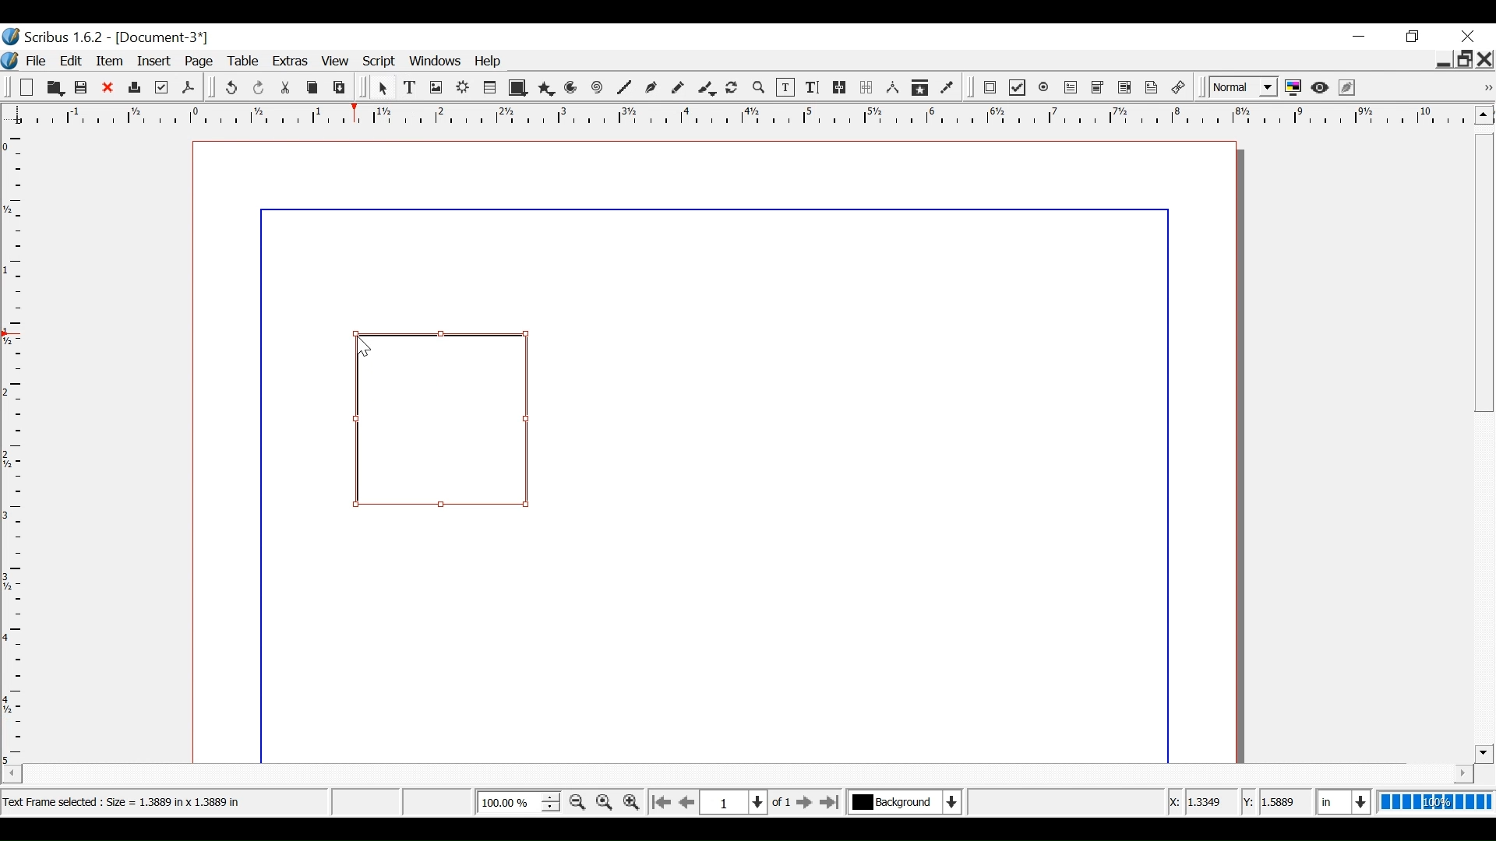  What do you see at coordinates (315, 86) in the screenshot?
I see `Copy ` at bounding box center [315, 86].